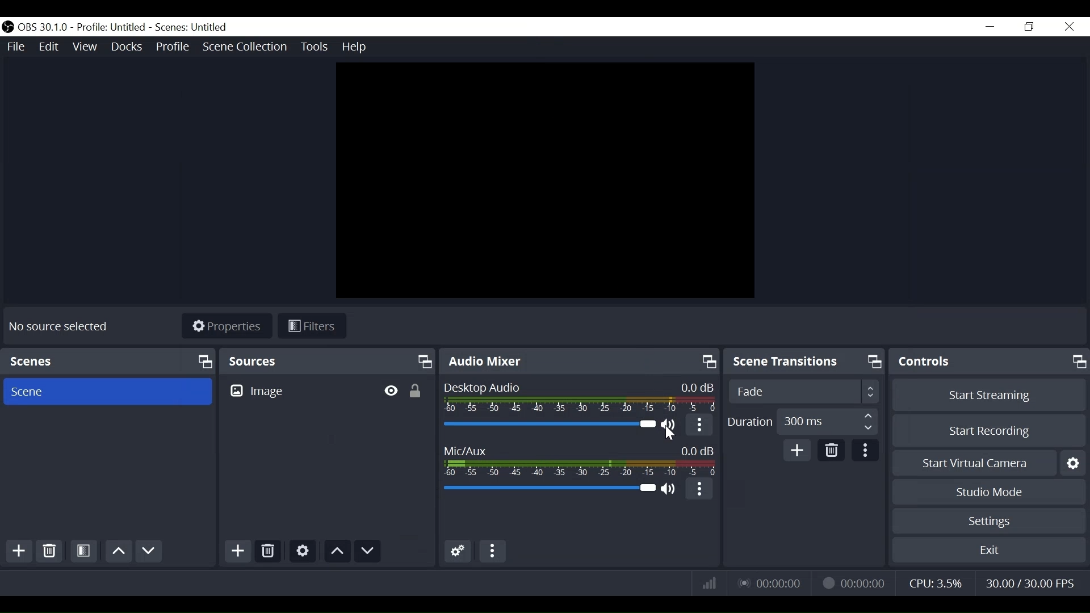 The height and width of the screenshot is (613, 1090). Describe the element at coordinates (803, 421) in the screenshot. I see `Duration` at that location.